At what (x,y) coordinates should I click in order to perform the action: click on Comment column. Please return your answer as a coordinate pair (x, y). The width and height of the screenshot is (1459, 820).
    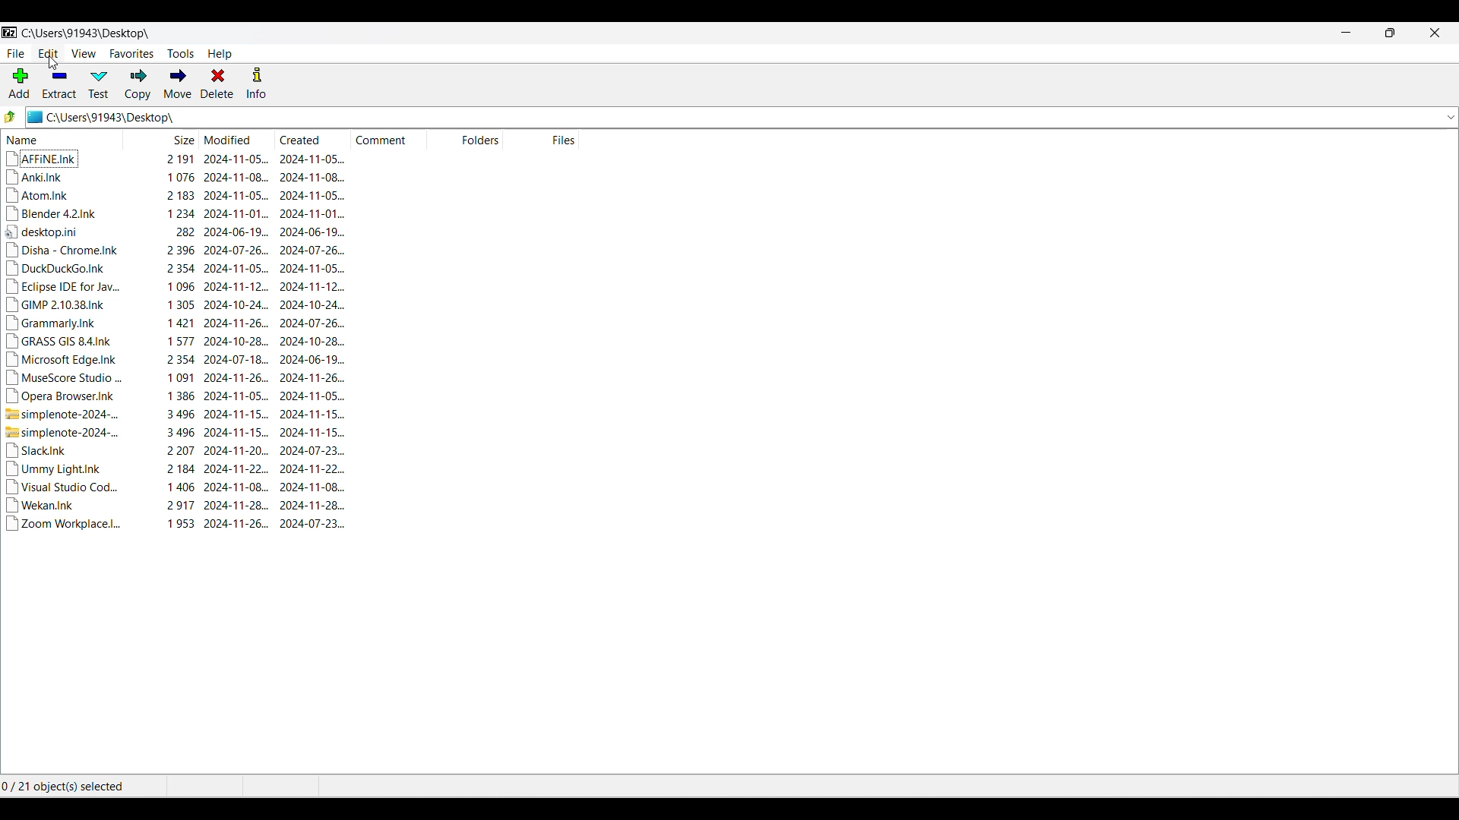
    Looking at the image, I should click on (388, 139).